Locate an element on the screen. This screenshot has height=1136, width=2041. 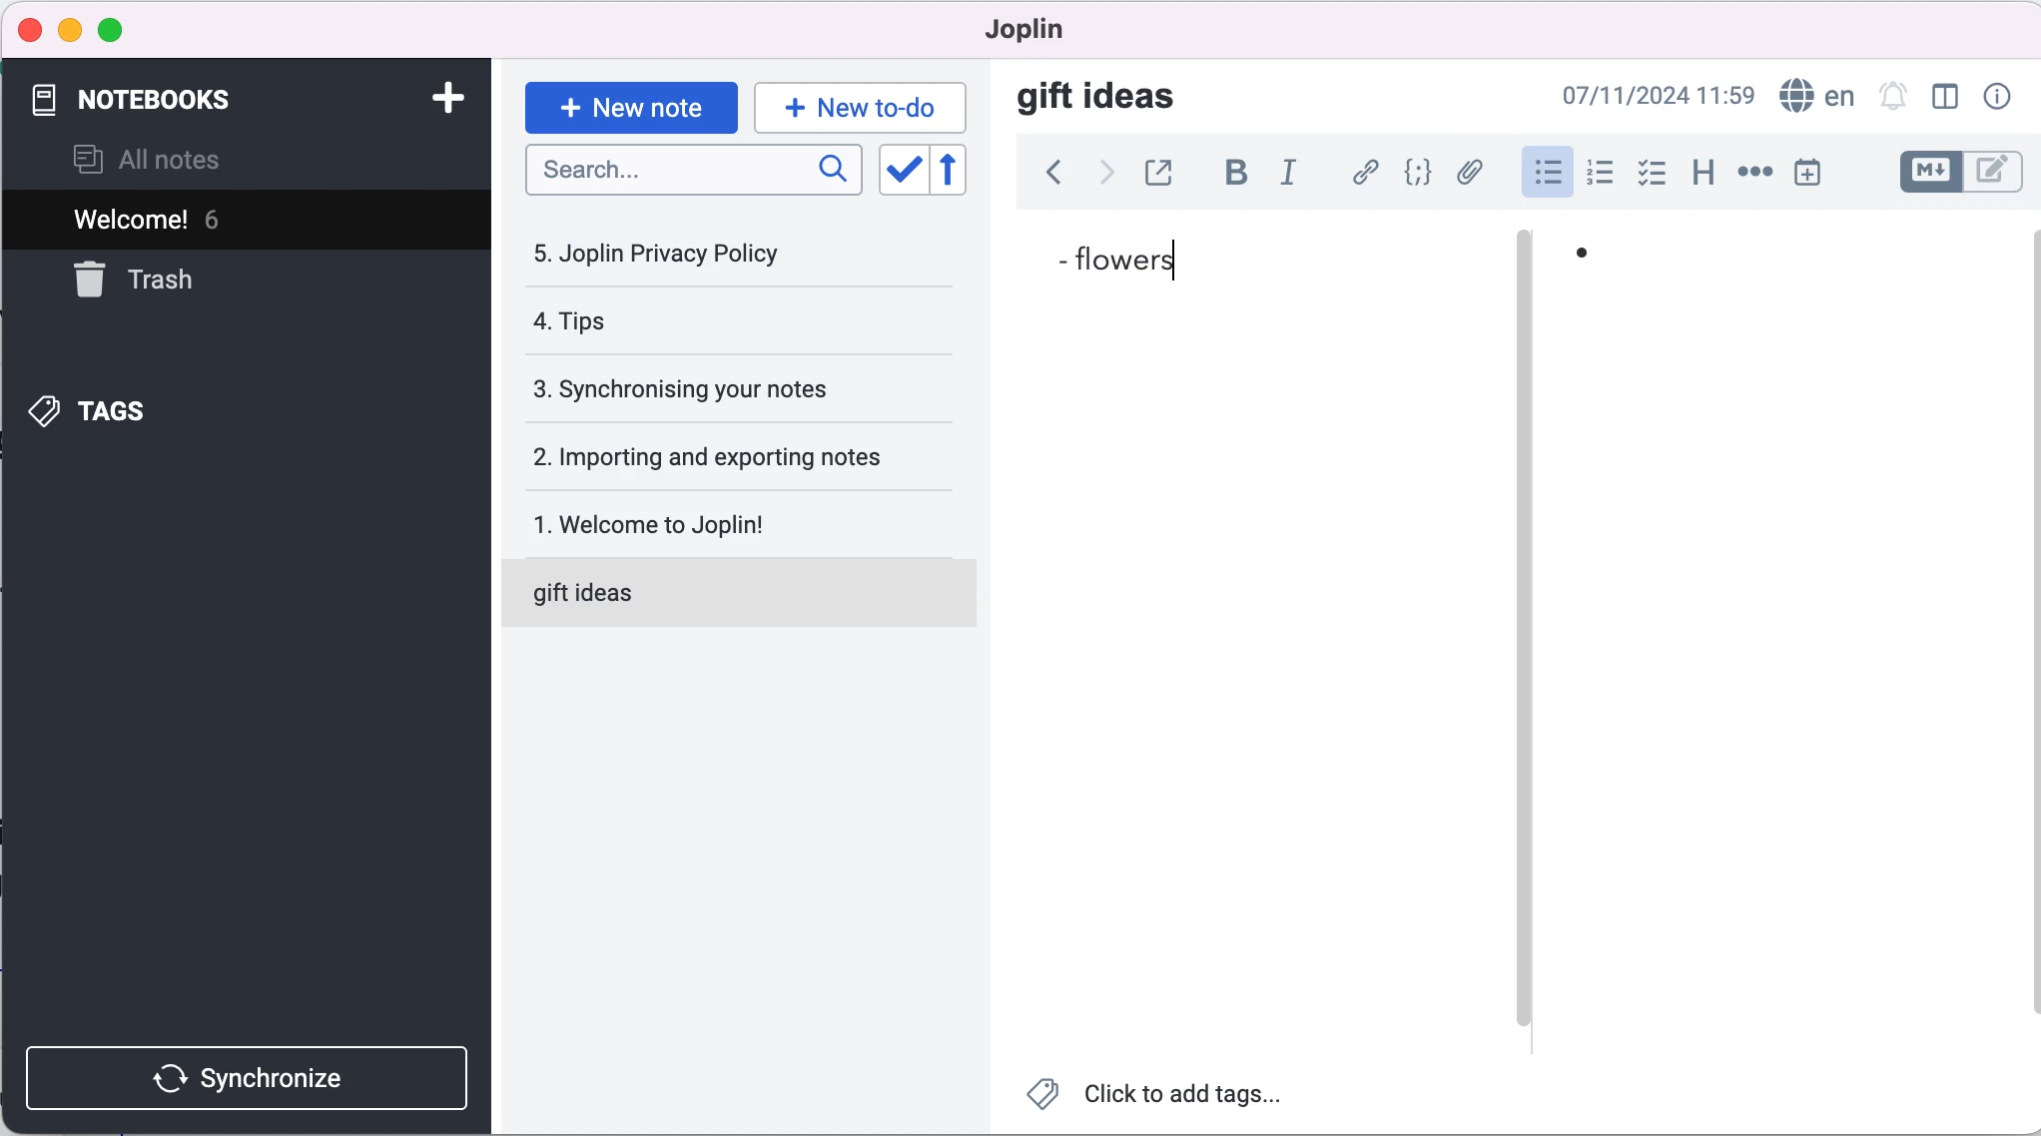
add file is located at coordinates (1472, 174).